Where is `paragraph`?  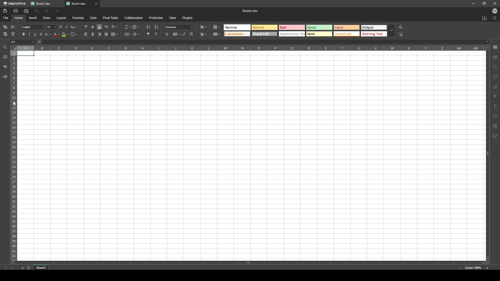 paragraph is located at coordinates (495, 97).